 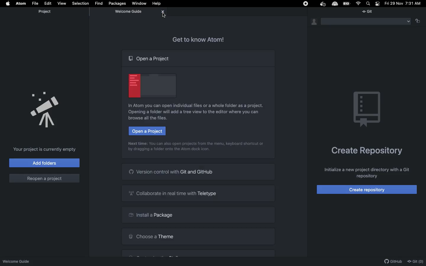 I want to click on Install a package , so click(x=199, y=215).